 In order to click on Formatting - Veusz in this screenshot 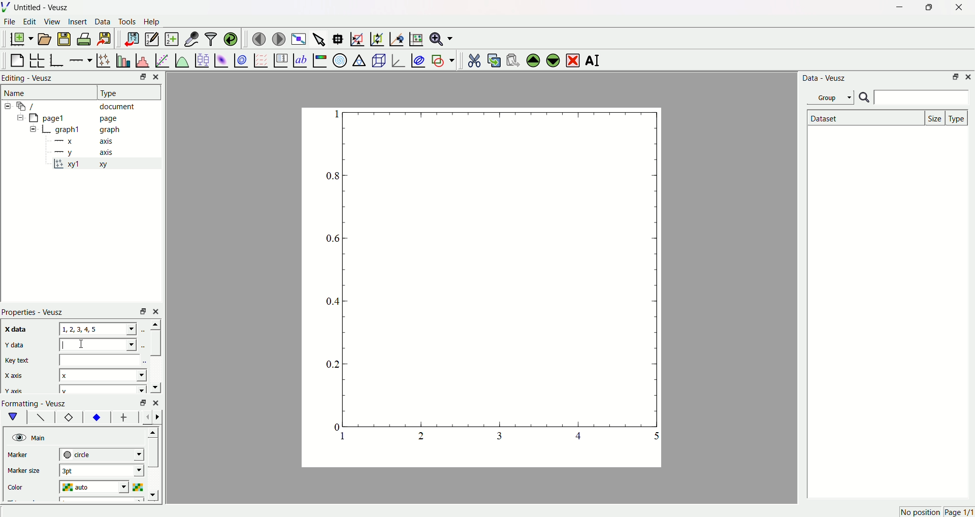, I will do `click(39, 403)`.